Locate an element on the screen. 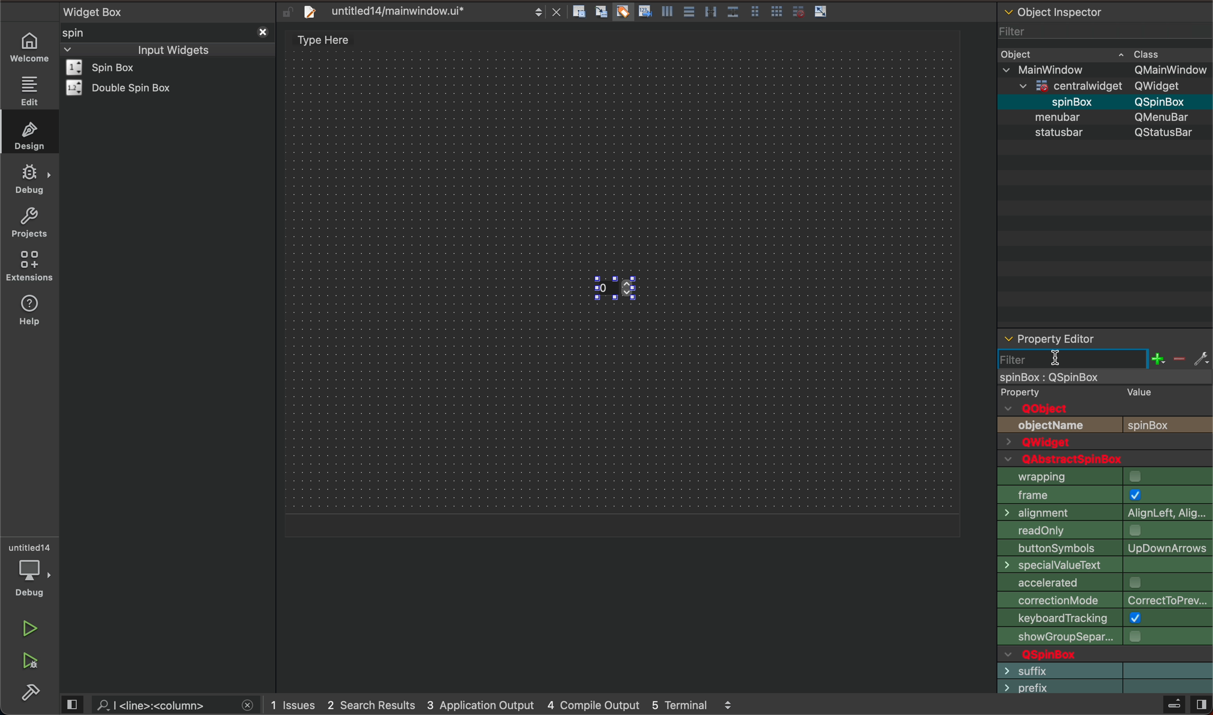 The height and width of the screenshot is (715, 1213).  is located at coordinates (1061, 69).